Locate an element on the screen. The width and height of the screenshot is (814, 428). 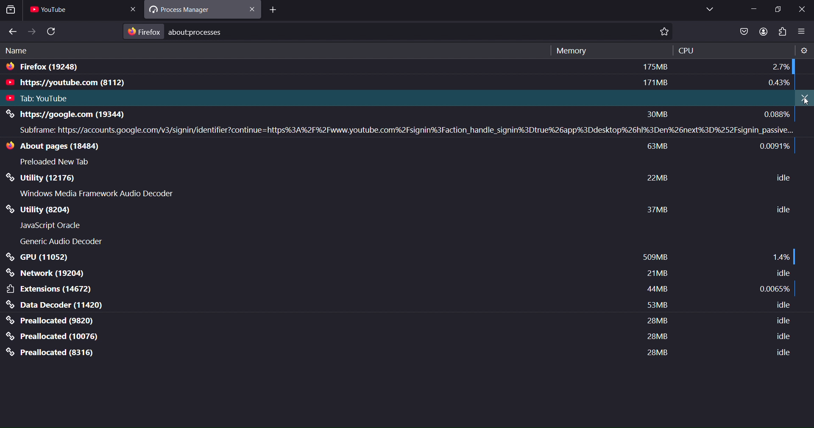
0.0091% is located at coordinates (778, 147).